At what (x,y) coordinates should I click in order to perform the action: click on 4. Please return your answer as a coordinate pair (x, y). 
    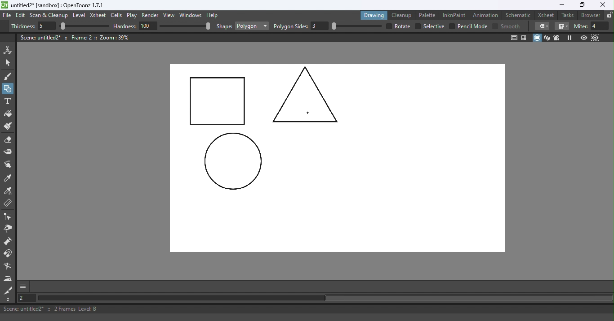
    Looking at the image, I should click on (600, 26).